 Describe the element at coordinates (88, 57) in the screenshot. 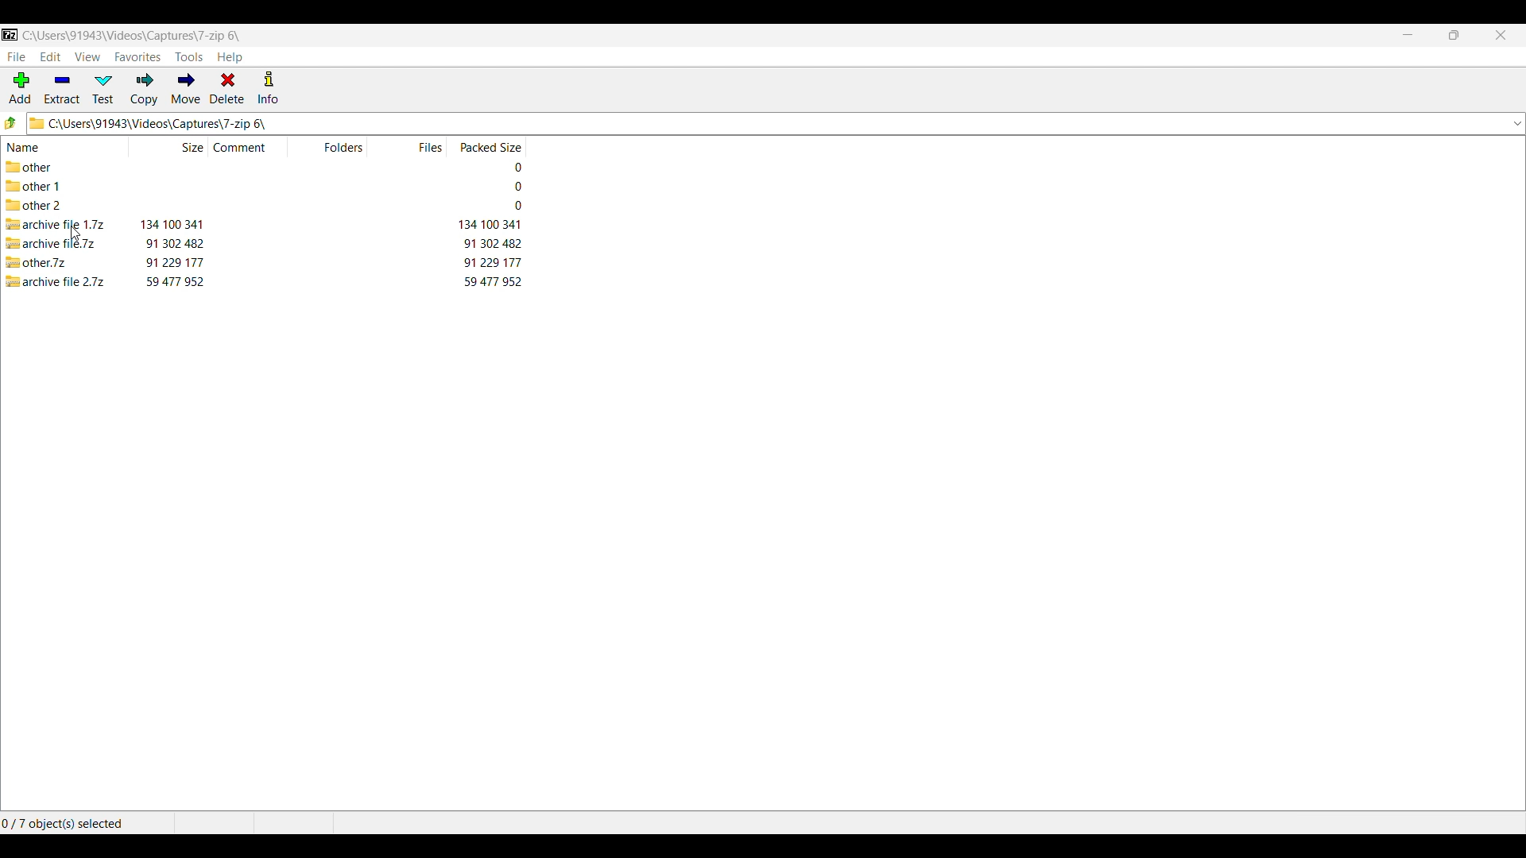

I see `View` at that location.